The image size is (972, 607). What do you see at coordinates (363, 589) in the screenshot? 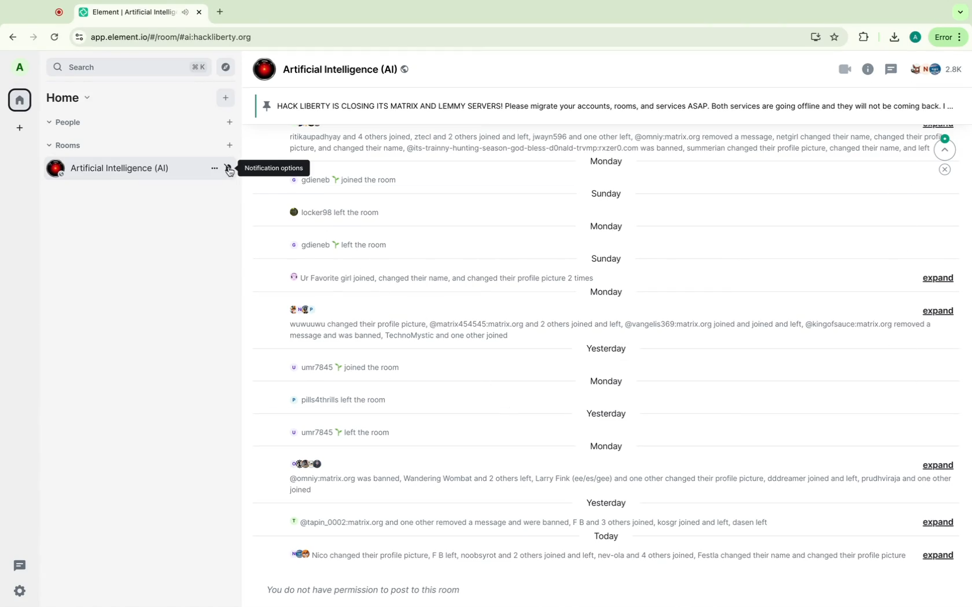
I see `message` at bounding box center [363, 589].